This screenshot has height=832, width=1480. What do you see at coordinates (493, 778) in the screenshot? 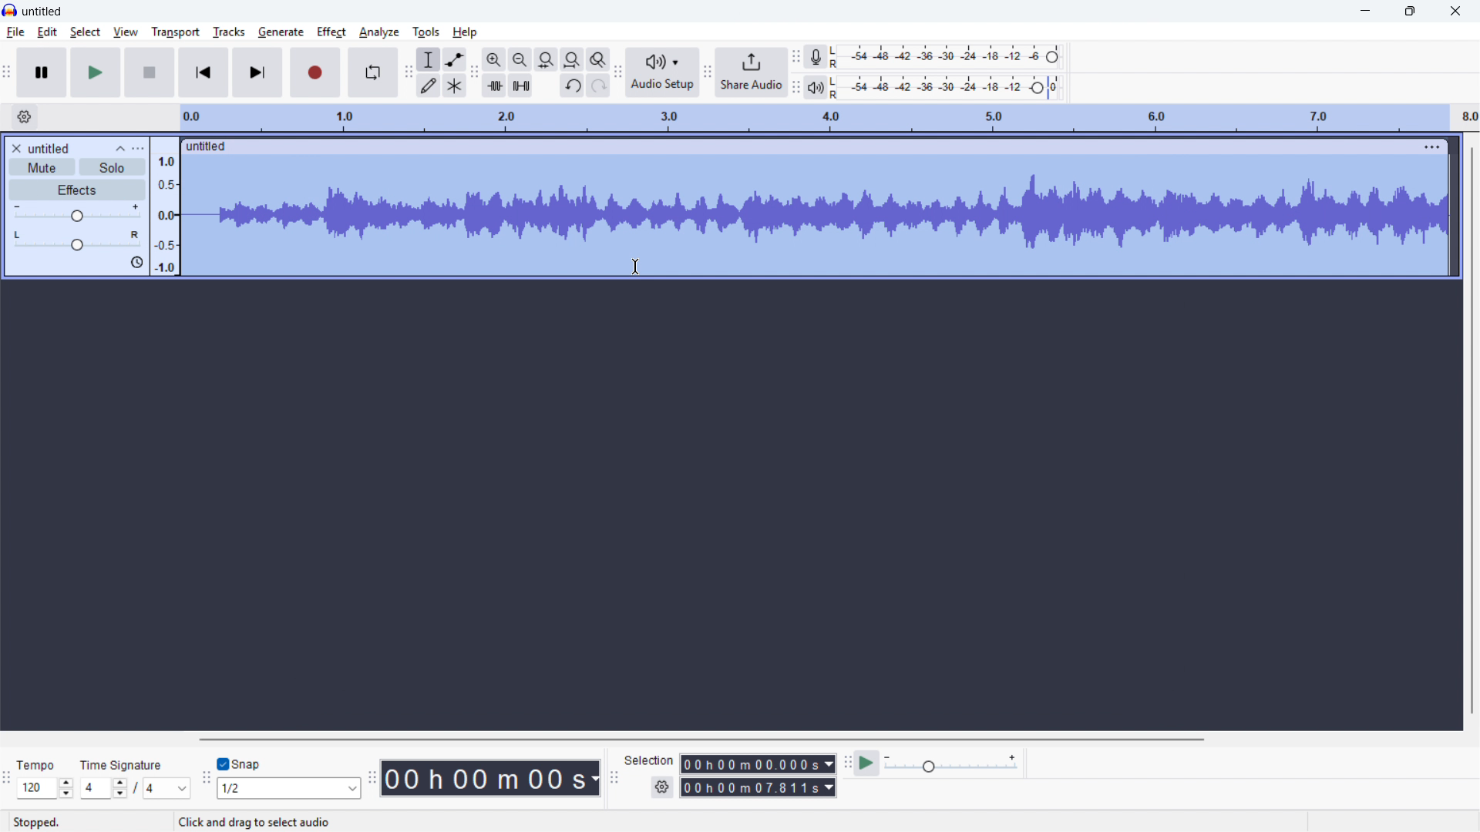
I see `Timestamp ` at bounding box center [493, 778].